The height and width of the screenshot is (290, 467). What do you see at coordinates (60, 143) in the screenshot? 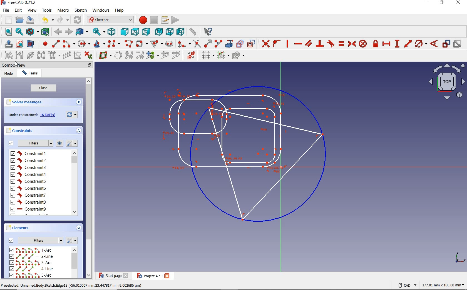
I see `show/hide all listed constraints from 3D view` at bounding box center [60, 143].